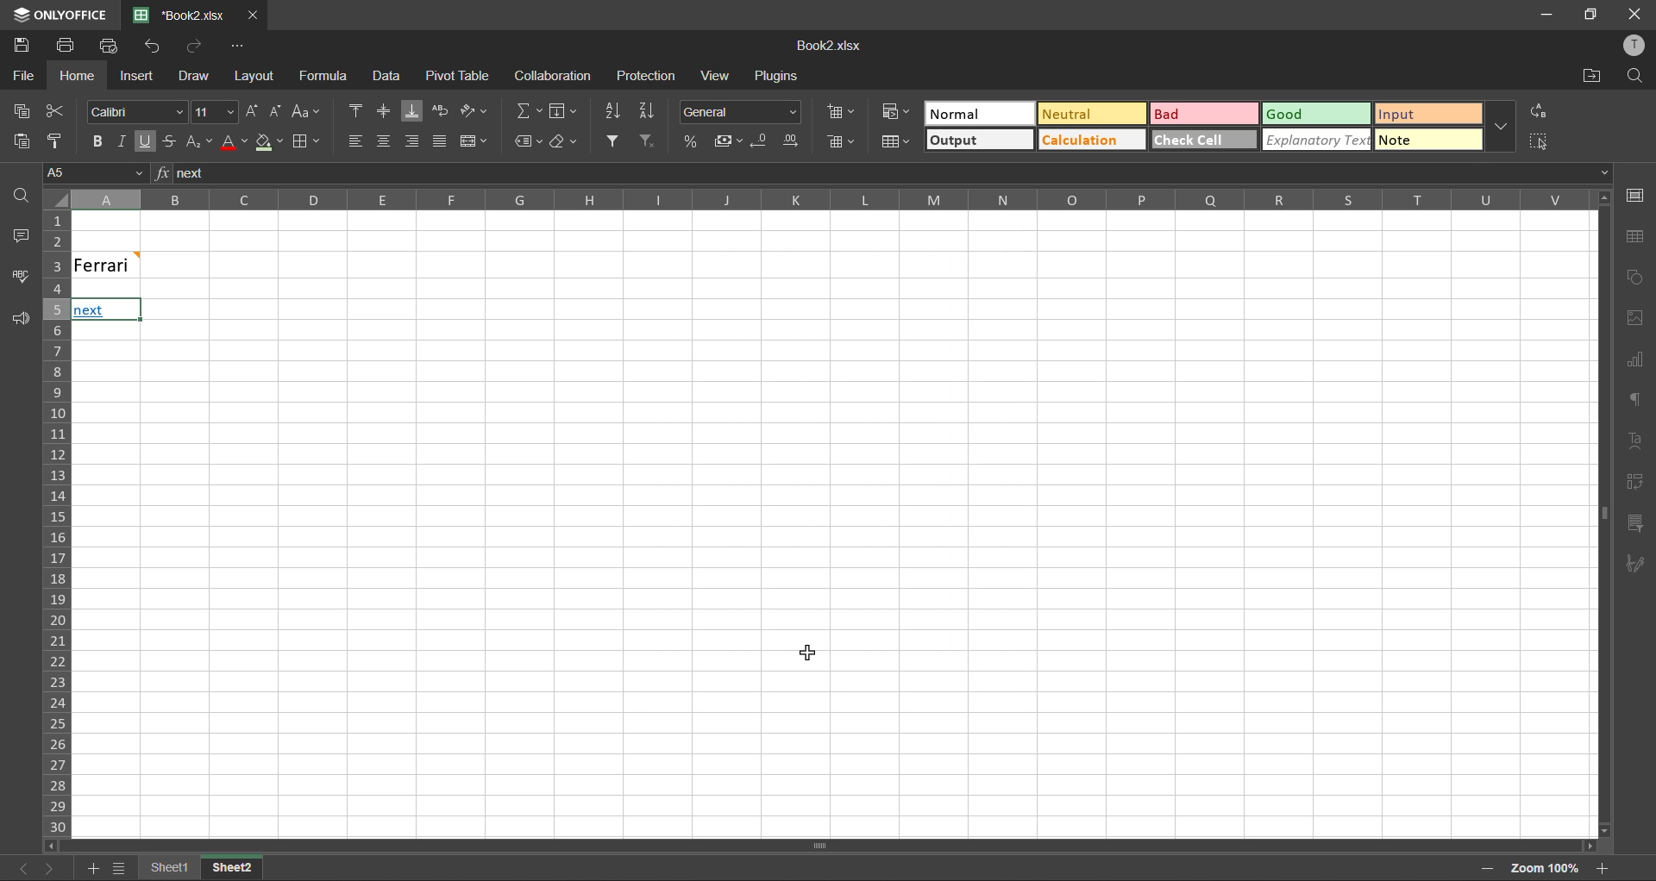 This screenshot has width=1656, height=881. What do you see at coordinates (251, 76) in the screenshot?
I see `layout` at bounding box center [251, 76].